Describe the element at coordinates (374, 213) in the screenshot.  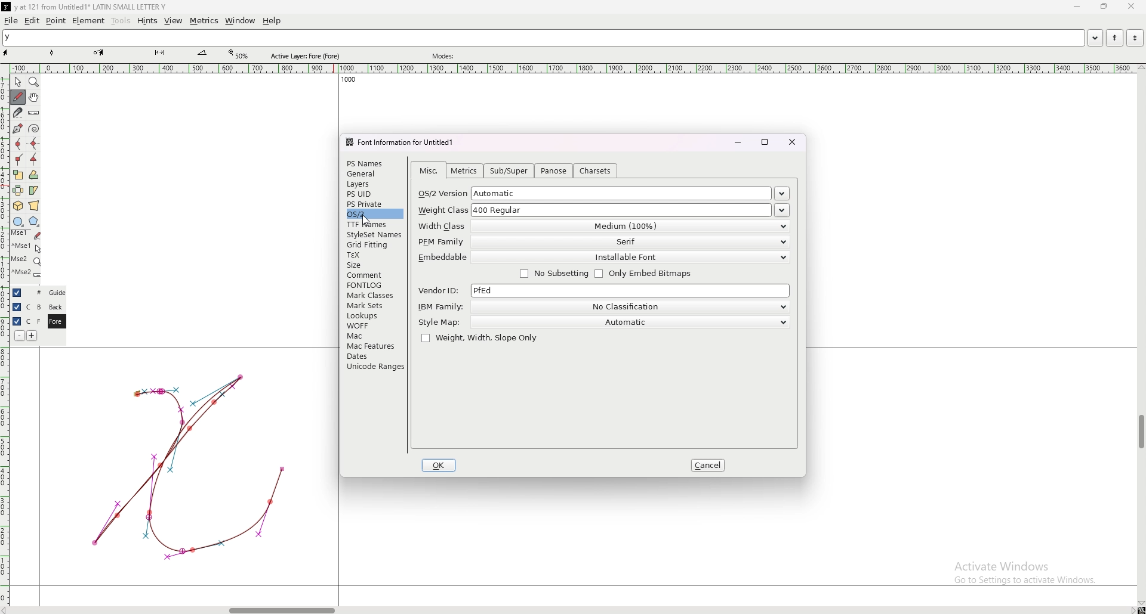
I see `os/2` at that location.